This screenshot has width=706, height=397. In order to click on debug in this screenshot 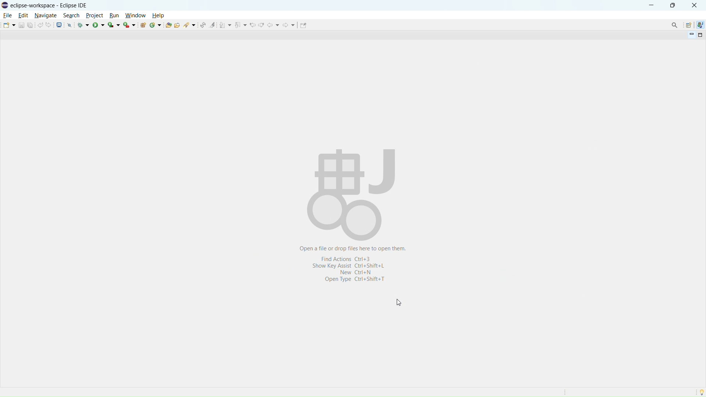, I will do `click(83, 25)`.